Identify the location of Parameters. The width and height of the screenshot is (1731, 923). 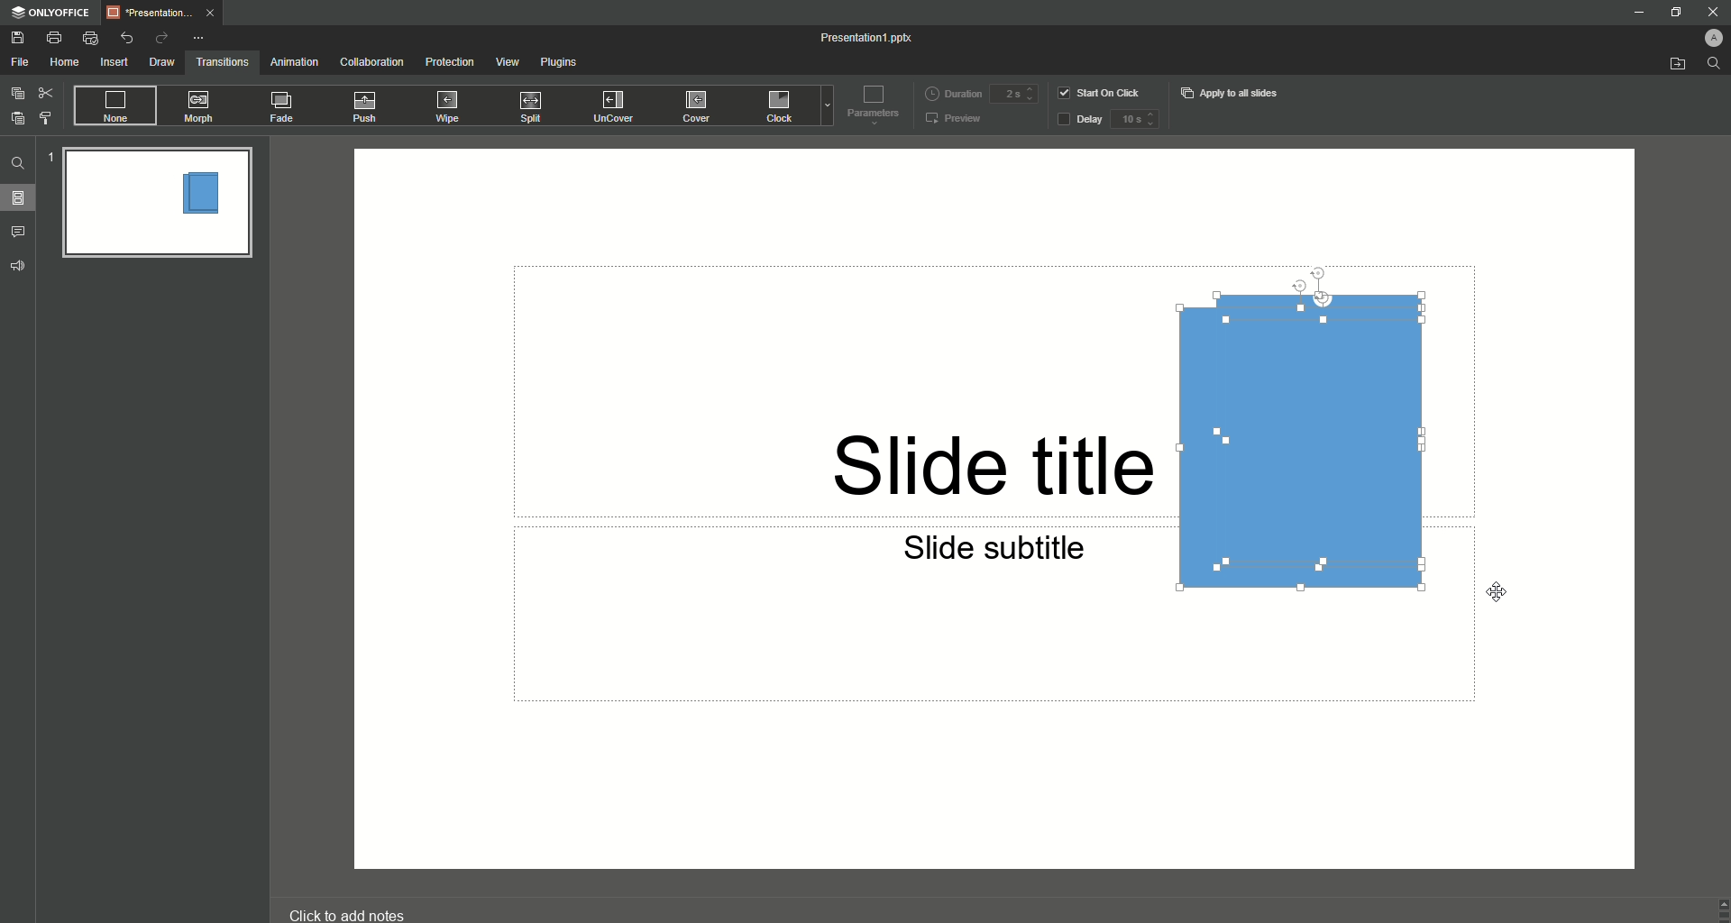
(869, 104).